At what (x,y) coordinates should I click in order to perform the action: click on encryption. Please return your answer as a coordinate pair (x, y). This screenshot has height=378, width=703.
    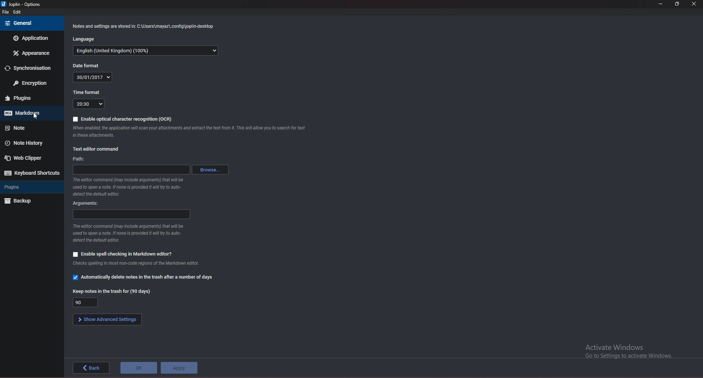
    Looking at the image, I should click on (30, 84).